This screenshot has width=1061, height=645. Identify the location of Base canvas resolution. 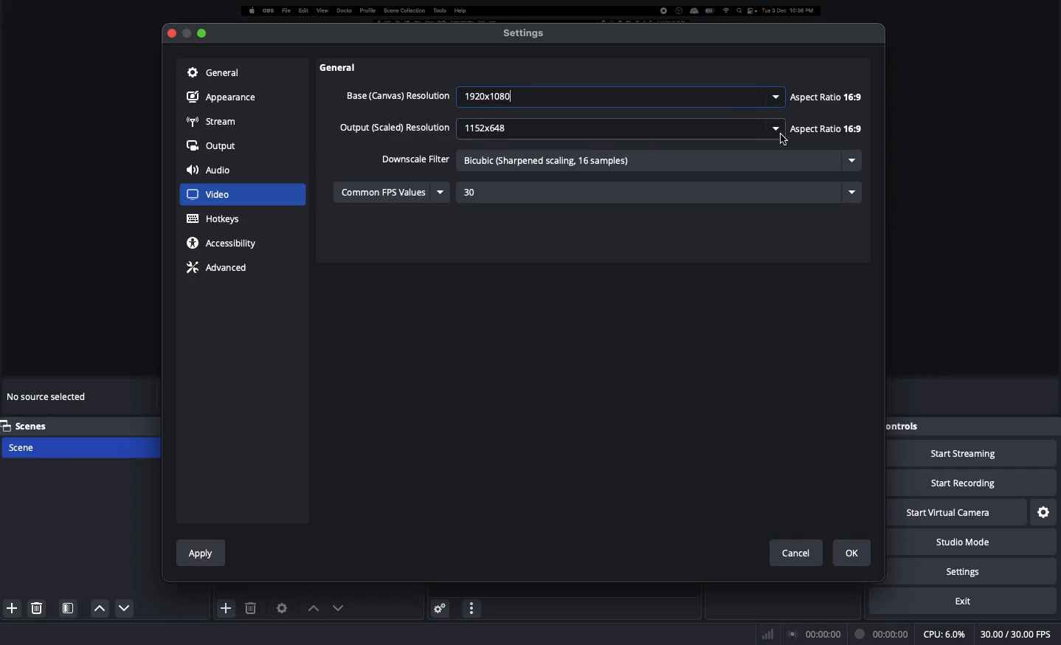
(396, 95).